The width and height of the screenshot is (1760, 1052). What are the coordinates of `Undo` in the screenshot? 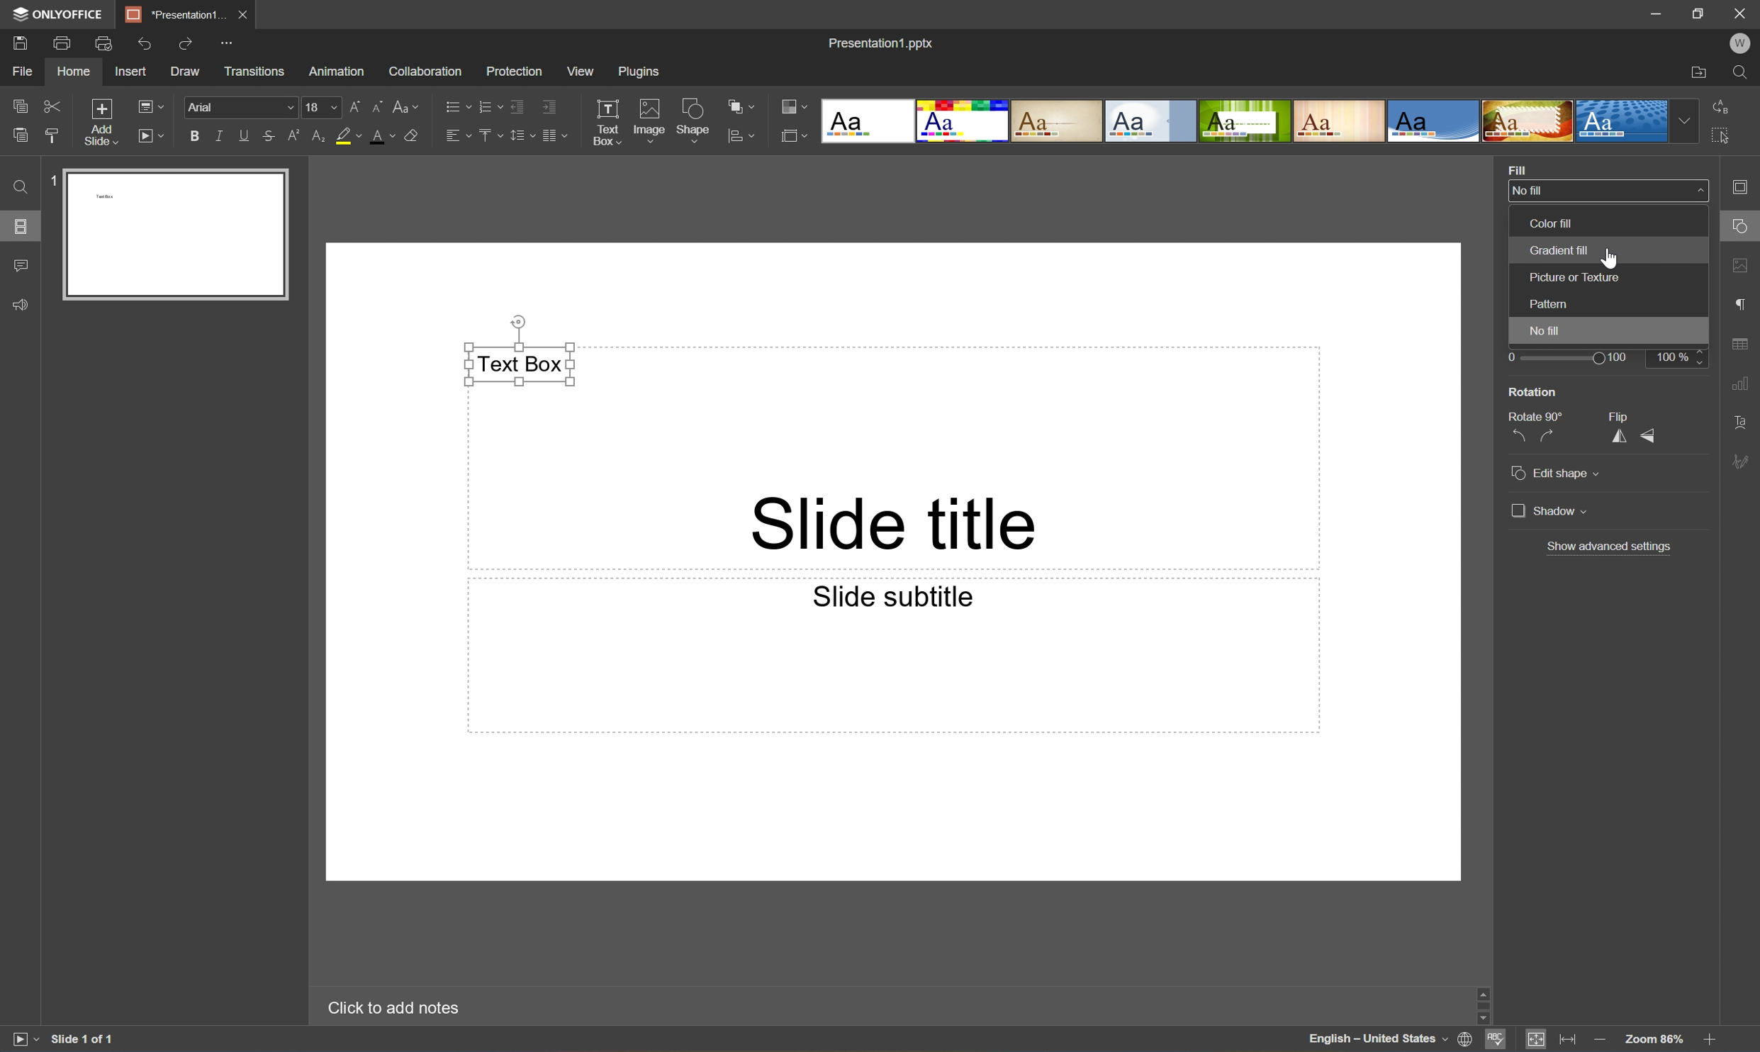 It's located at (147, 45).